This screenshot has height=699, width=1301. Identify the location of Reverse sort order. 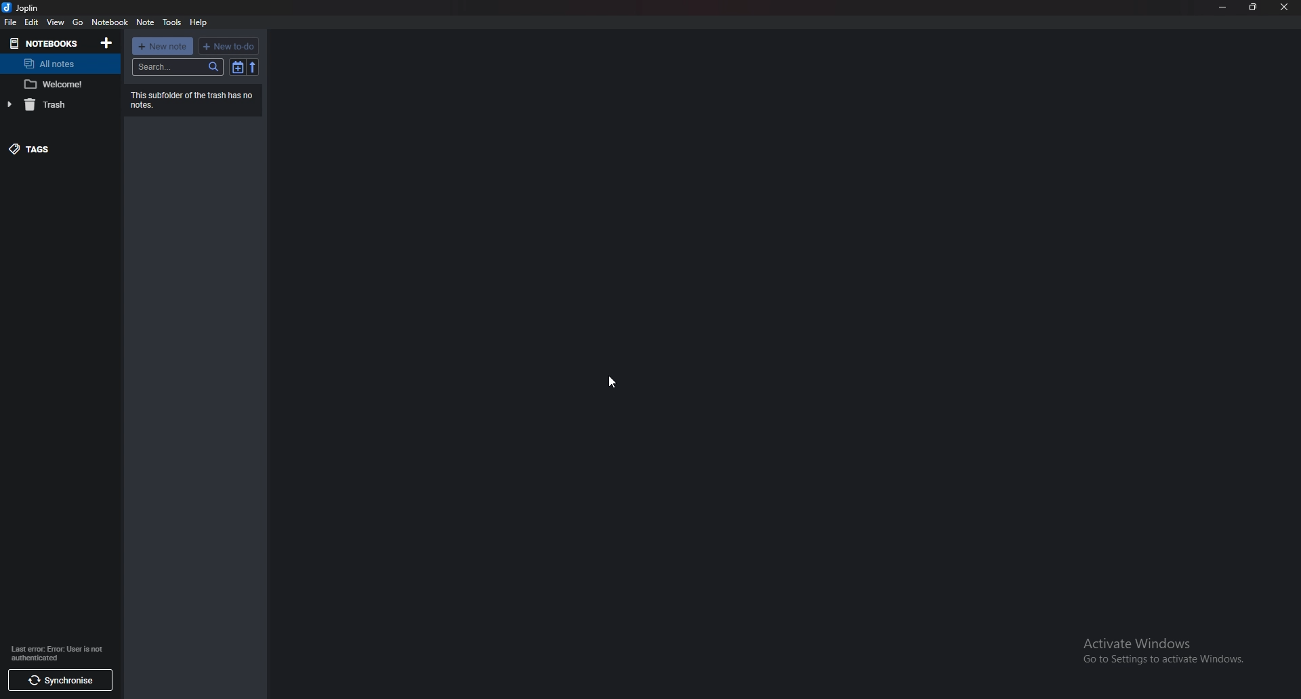
(252, 67).